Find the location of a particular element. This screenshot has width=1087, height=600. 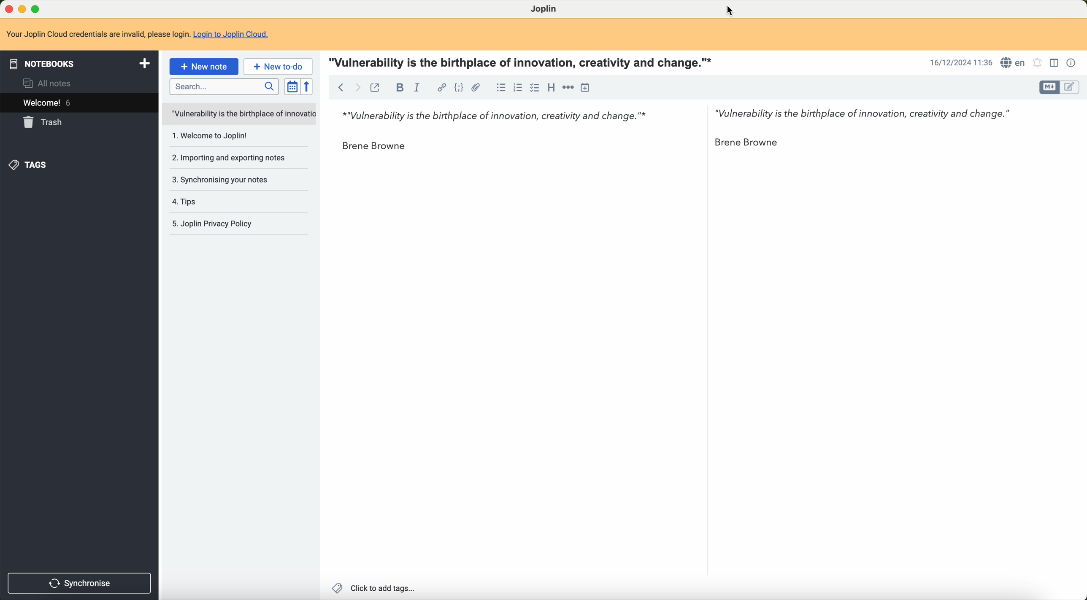

Brene Browne is located at coordinates (374, 147).